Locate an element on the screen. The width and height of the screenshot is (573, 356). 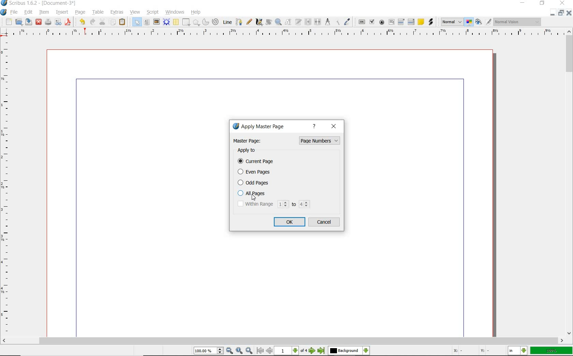
restore is located at coordinates (542, 4).